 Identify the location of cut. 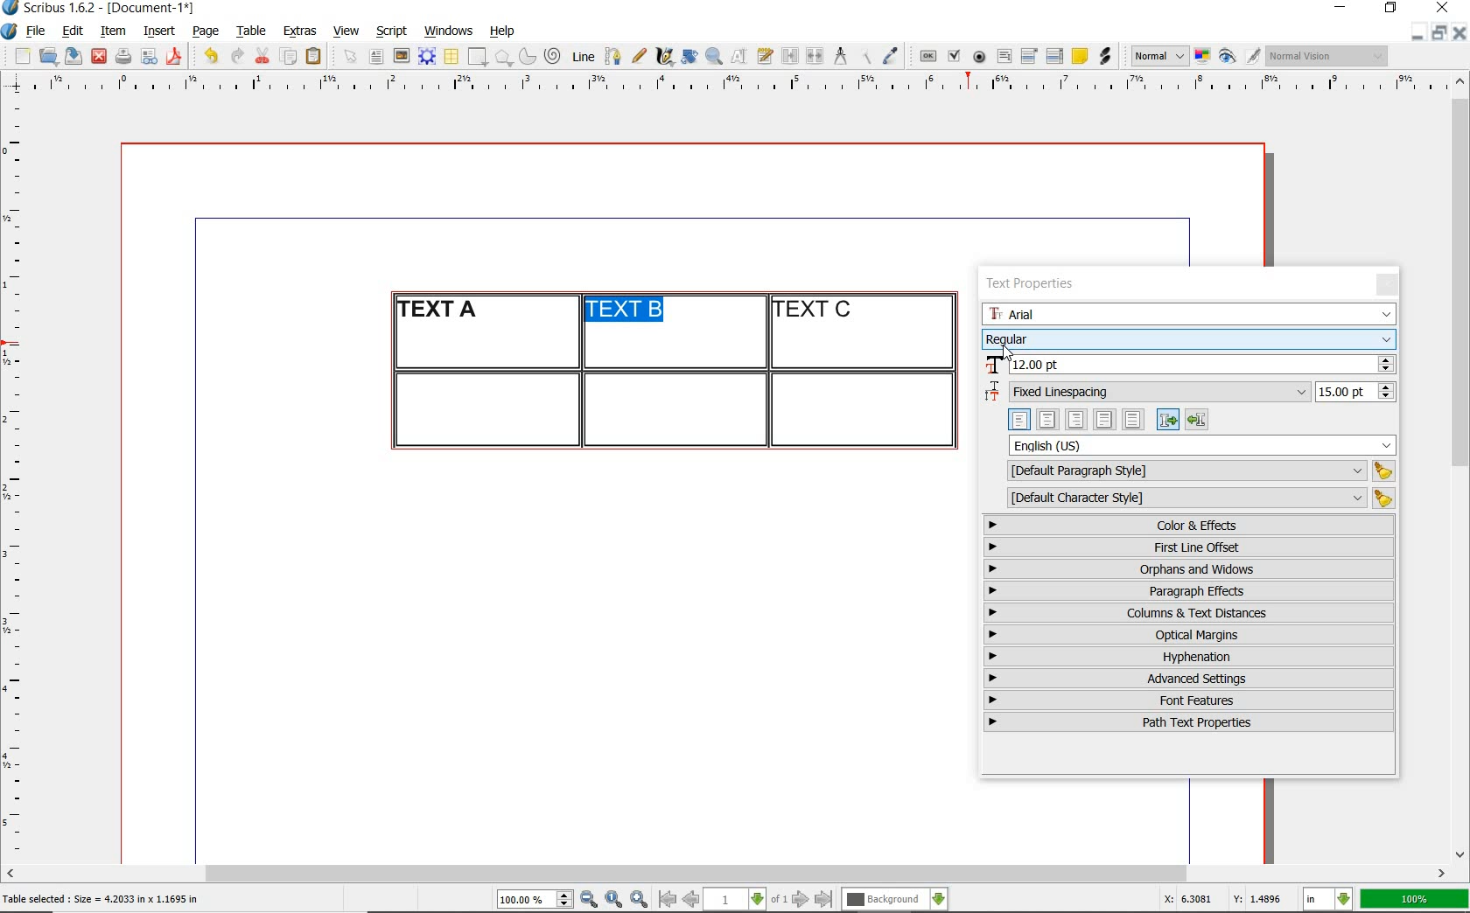
(262, 55).